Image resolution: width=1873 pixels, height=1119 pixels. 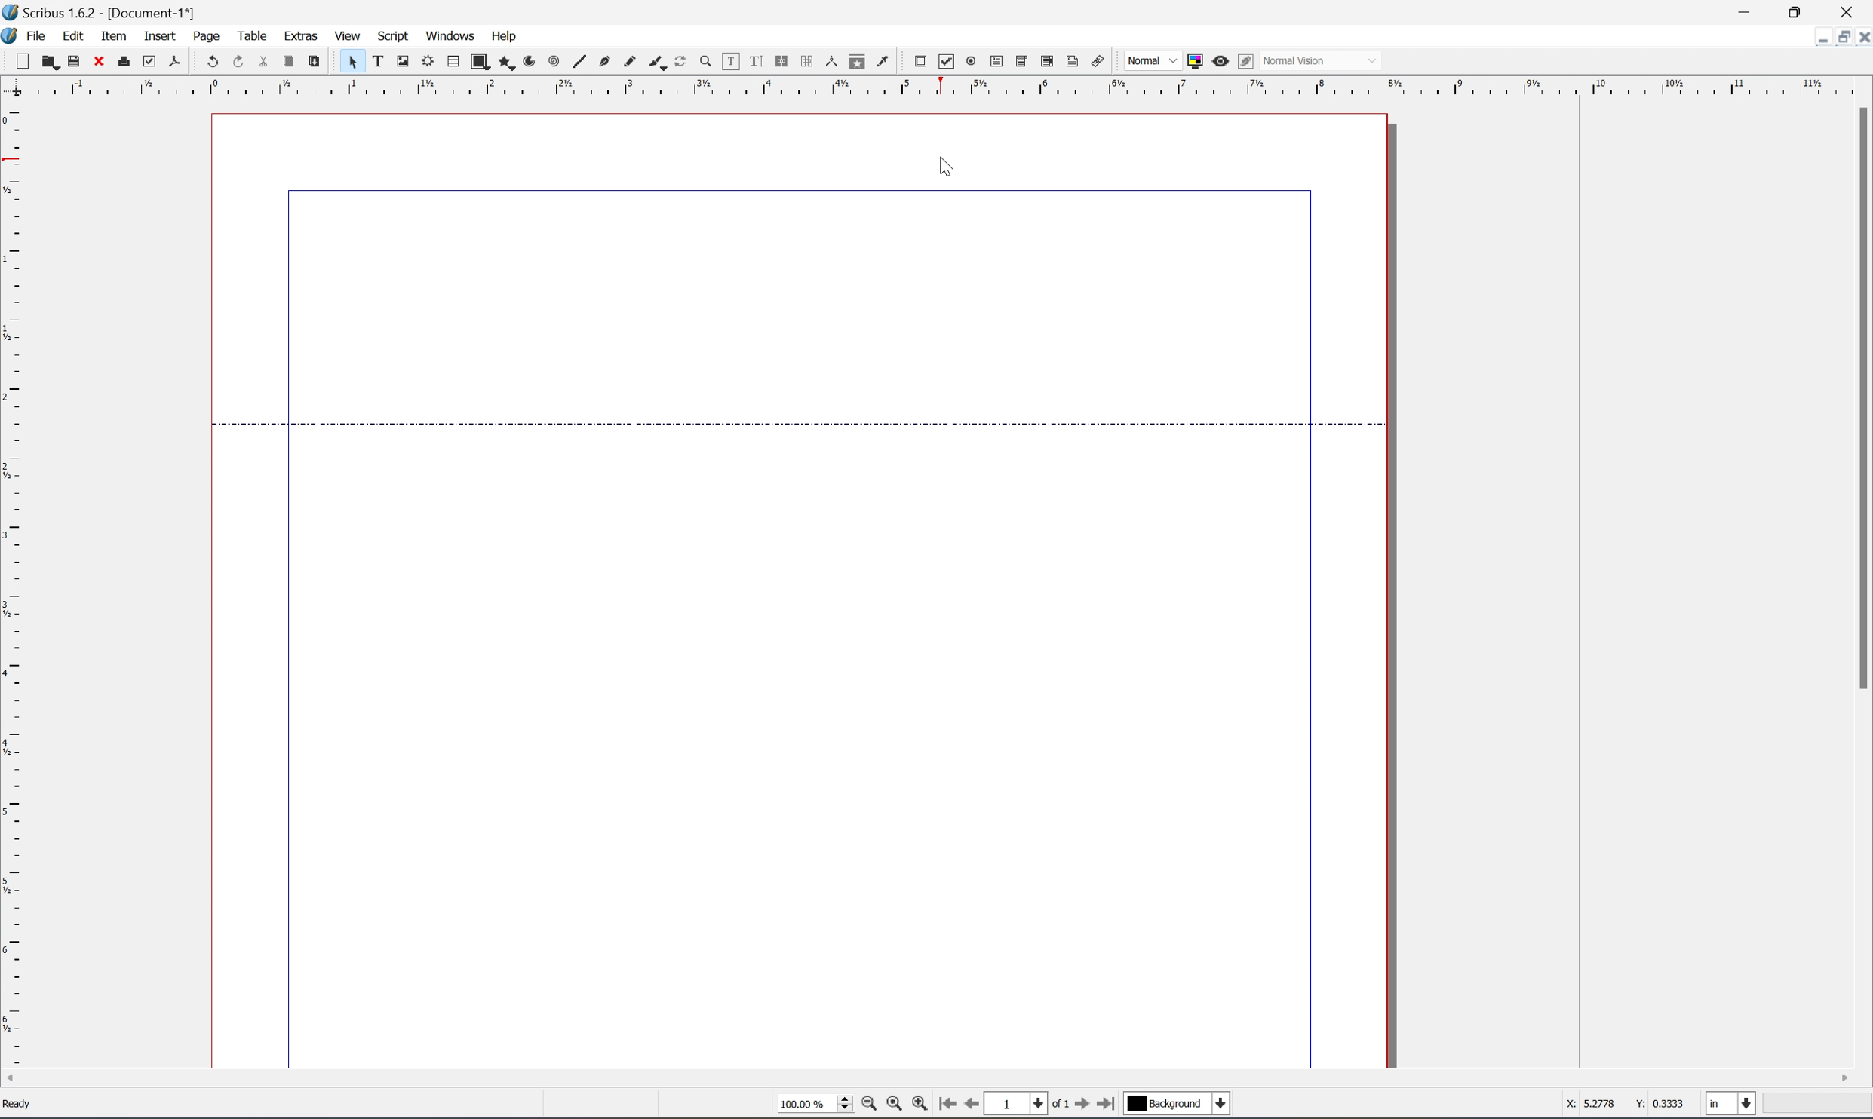 I want to click on select current unit, so click(x=1731, y=1105).